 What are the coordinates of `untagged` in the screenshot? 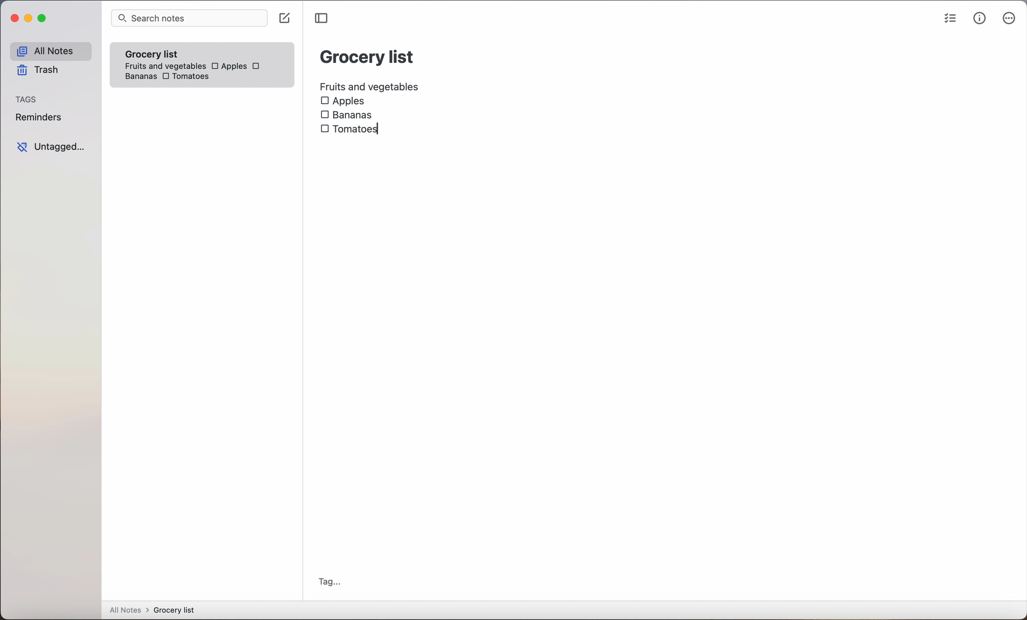 It's located at (50, 147).